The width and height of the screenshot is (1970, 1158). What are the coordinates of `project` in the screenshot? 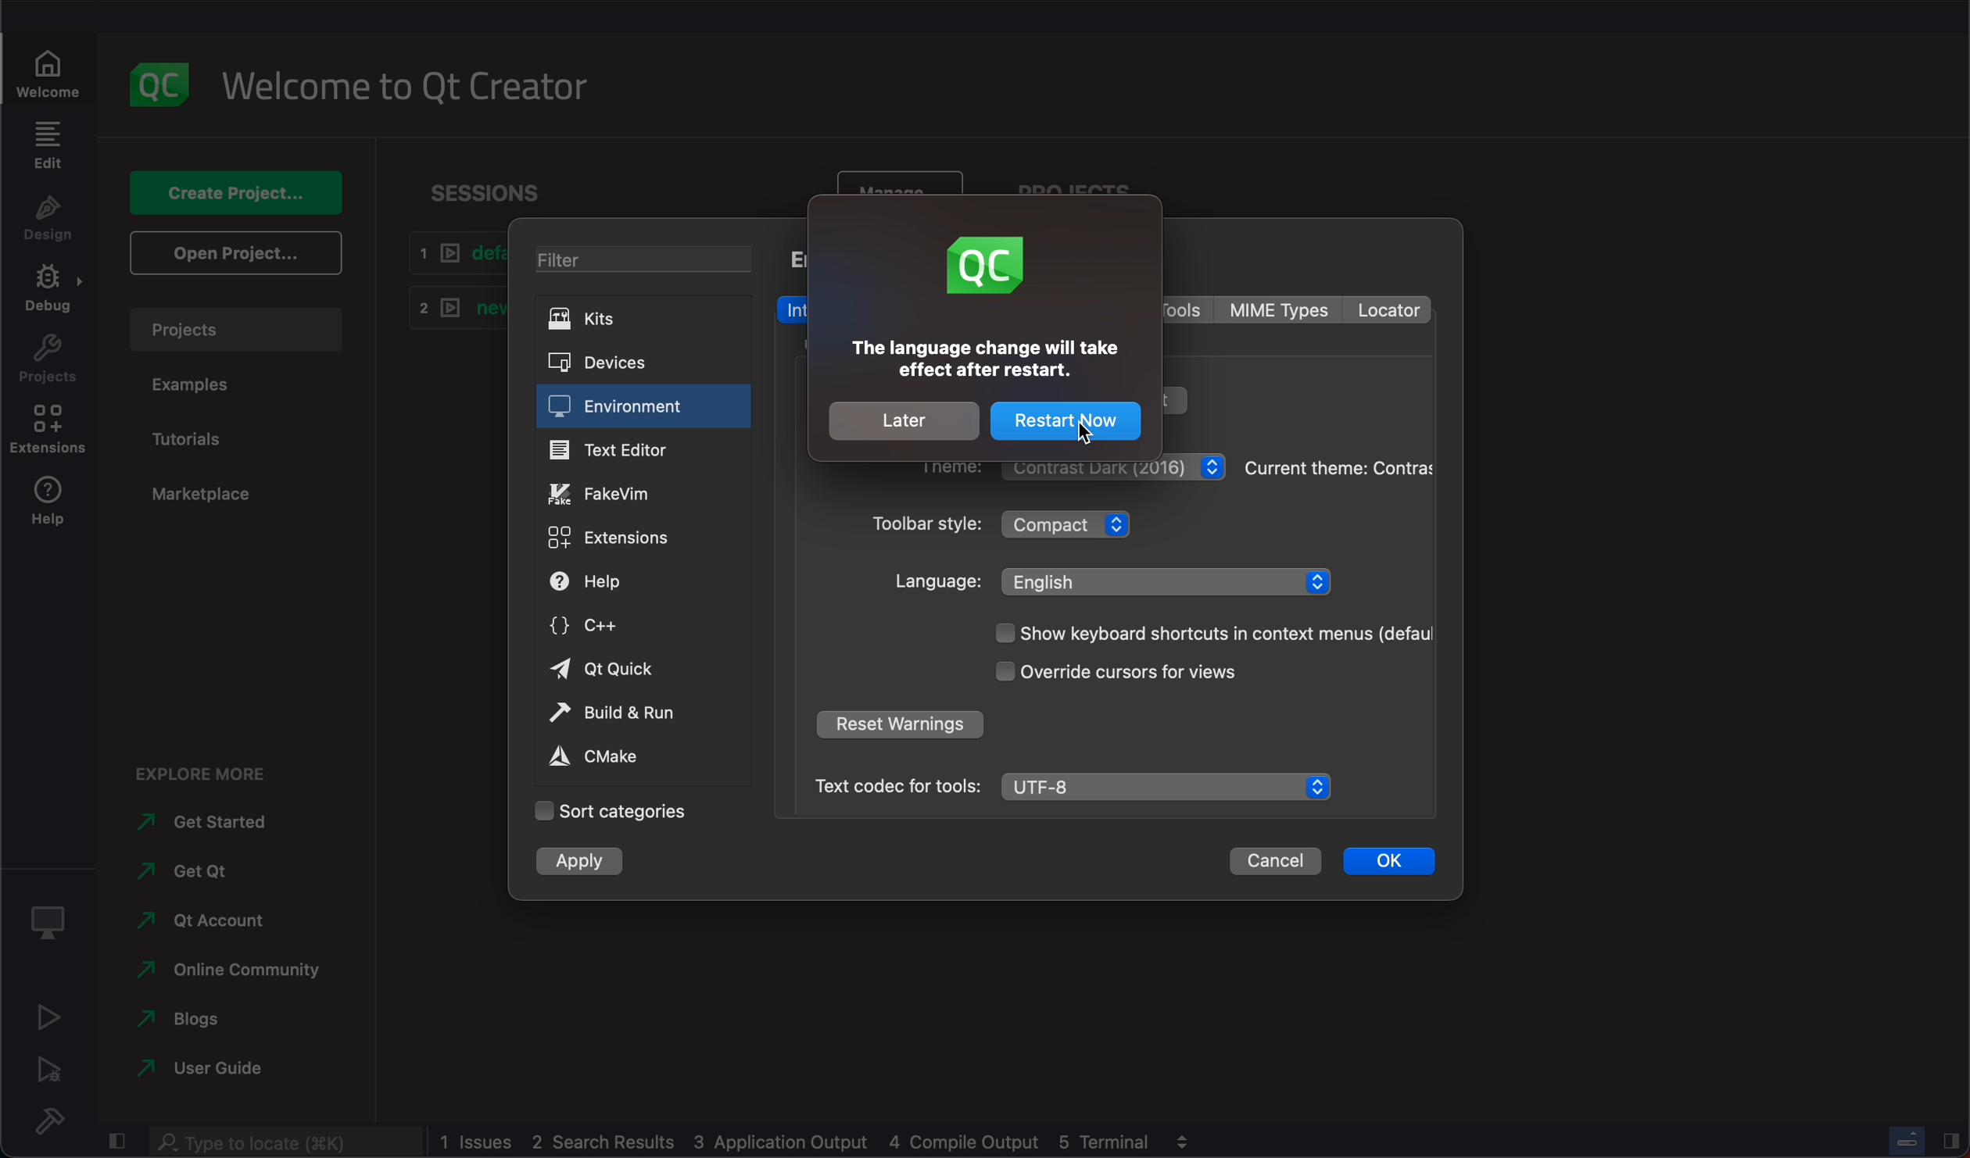 It's located at (47, 360).